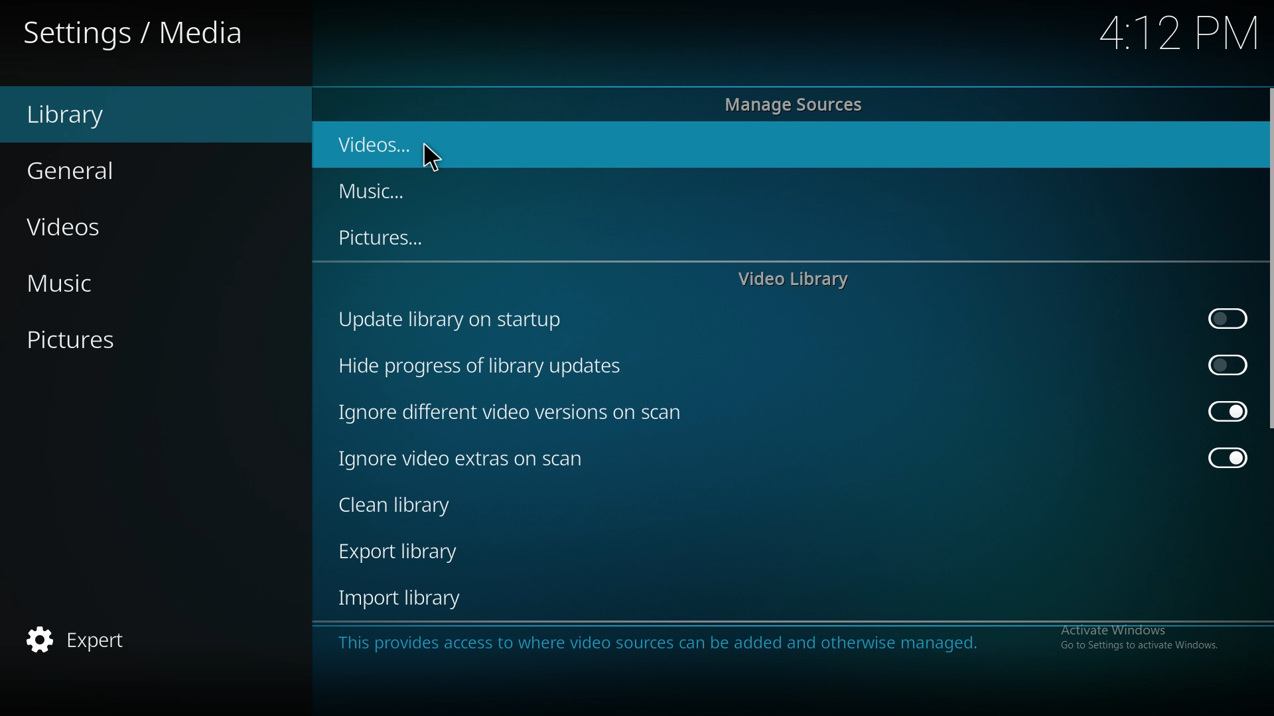 The height and width of the screenshot is (716, 1274). What do you see at coordinates (792, 105) in the screenshot?
I see `manage sources` at bounding box center [792, 105].